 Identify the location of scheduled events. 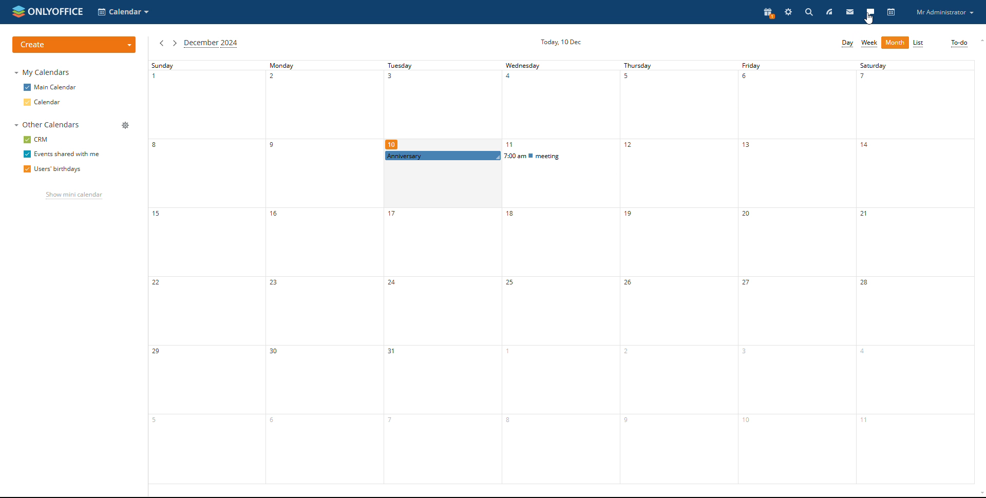
(502, 156).